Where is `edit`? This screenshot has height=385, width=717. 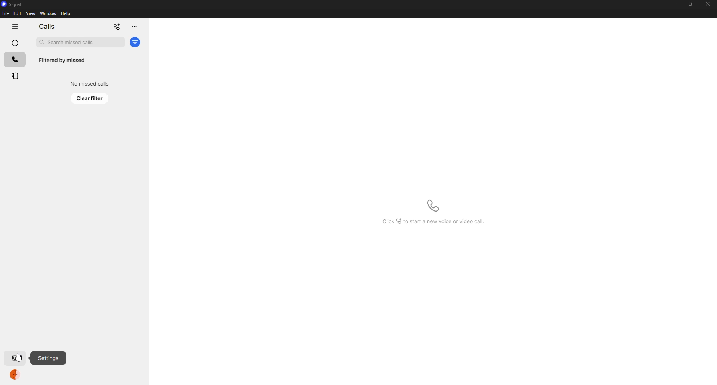 edit is located at coordinates (17, 13).